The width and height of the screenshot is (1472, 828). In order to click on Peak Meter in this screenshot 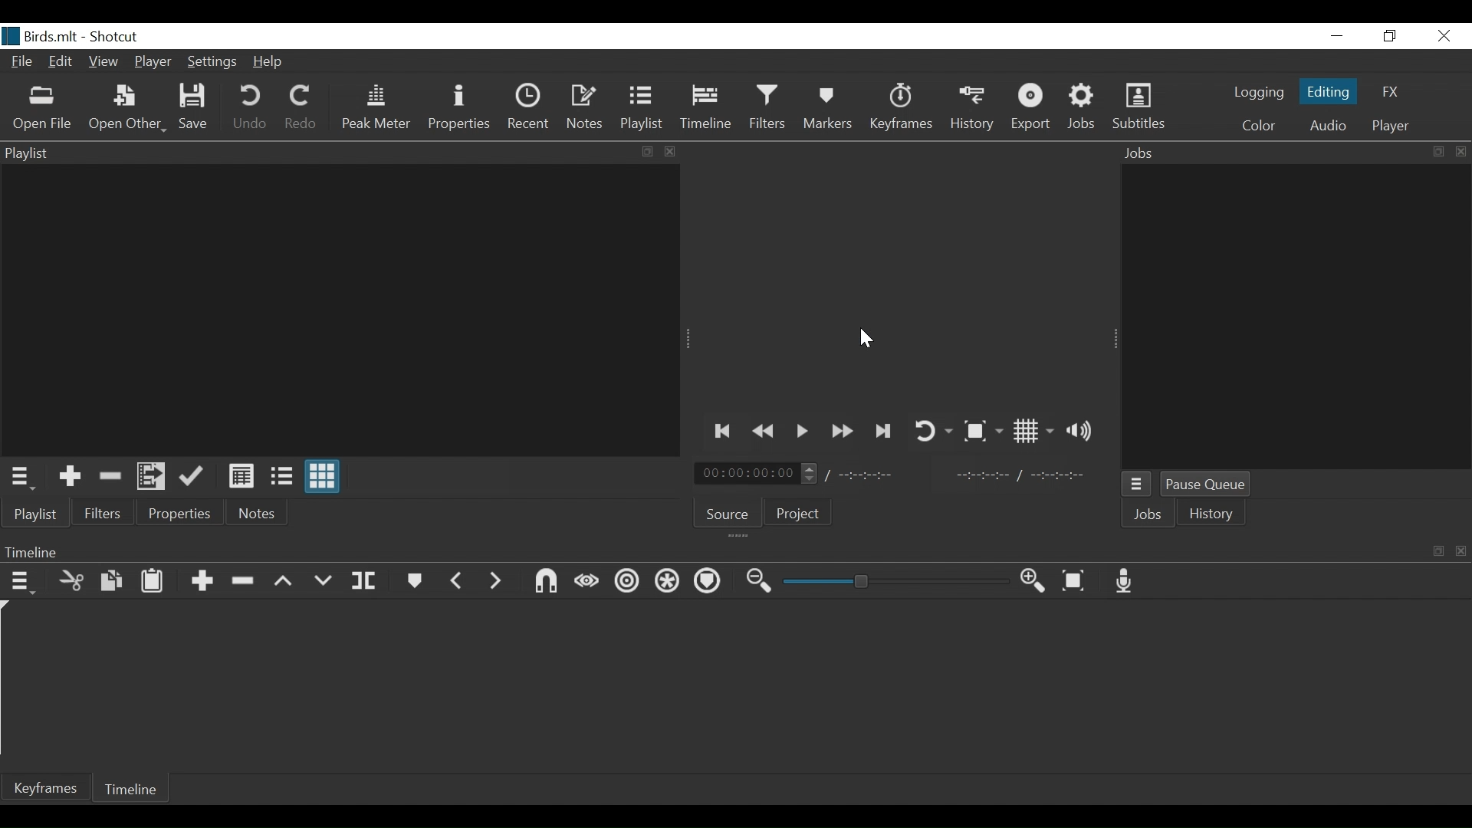, I will do `click(376, 107)`.